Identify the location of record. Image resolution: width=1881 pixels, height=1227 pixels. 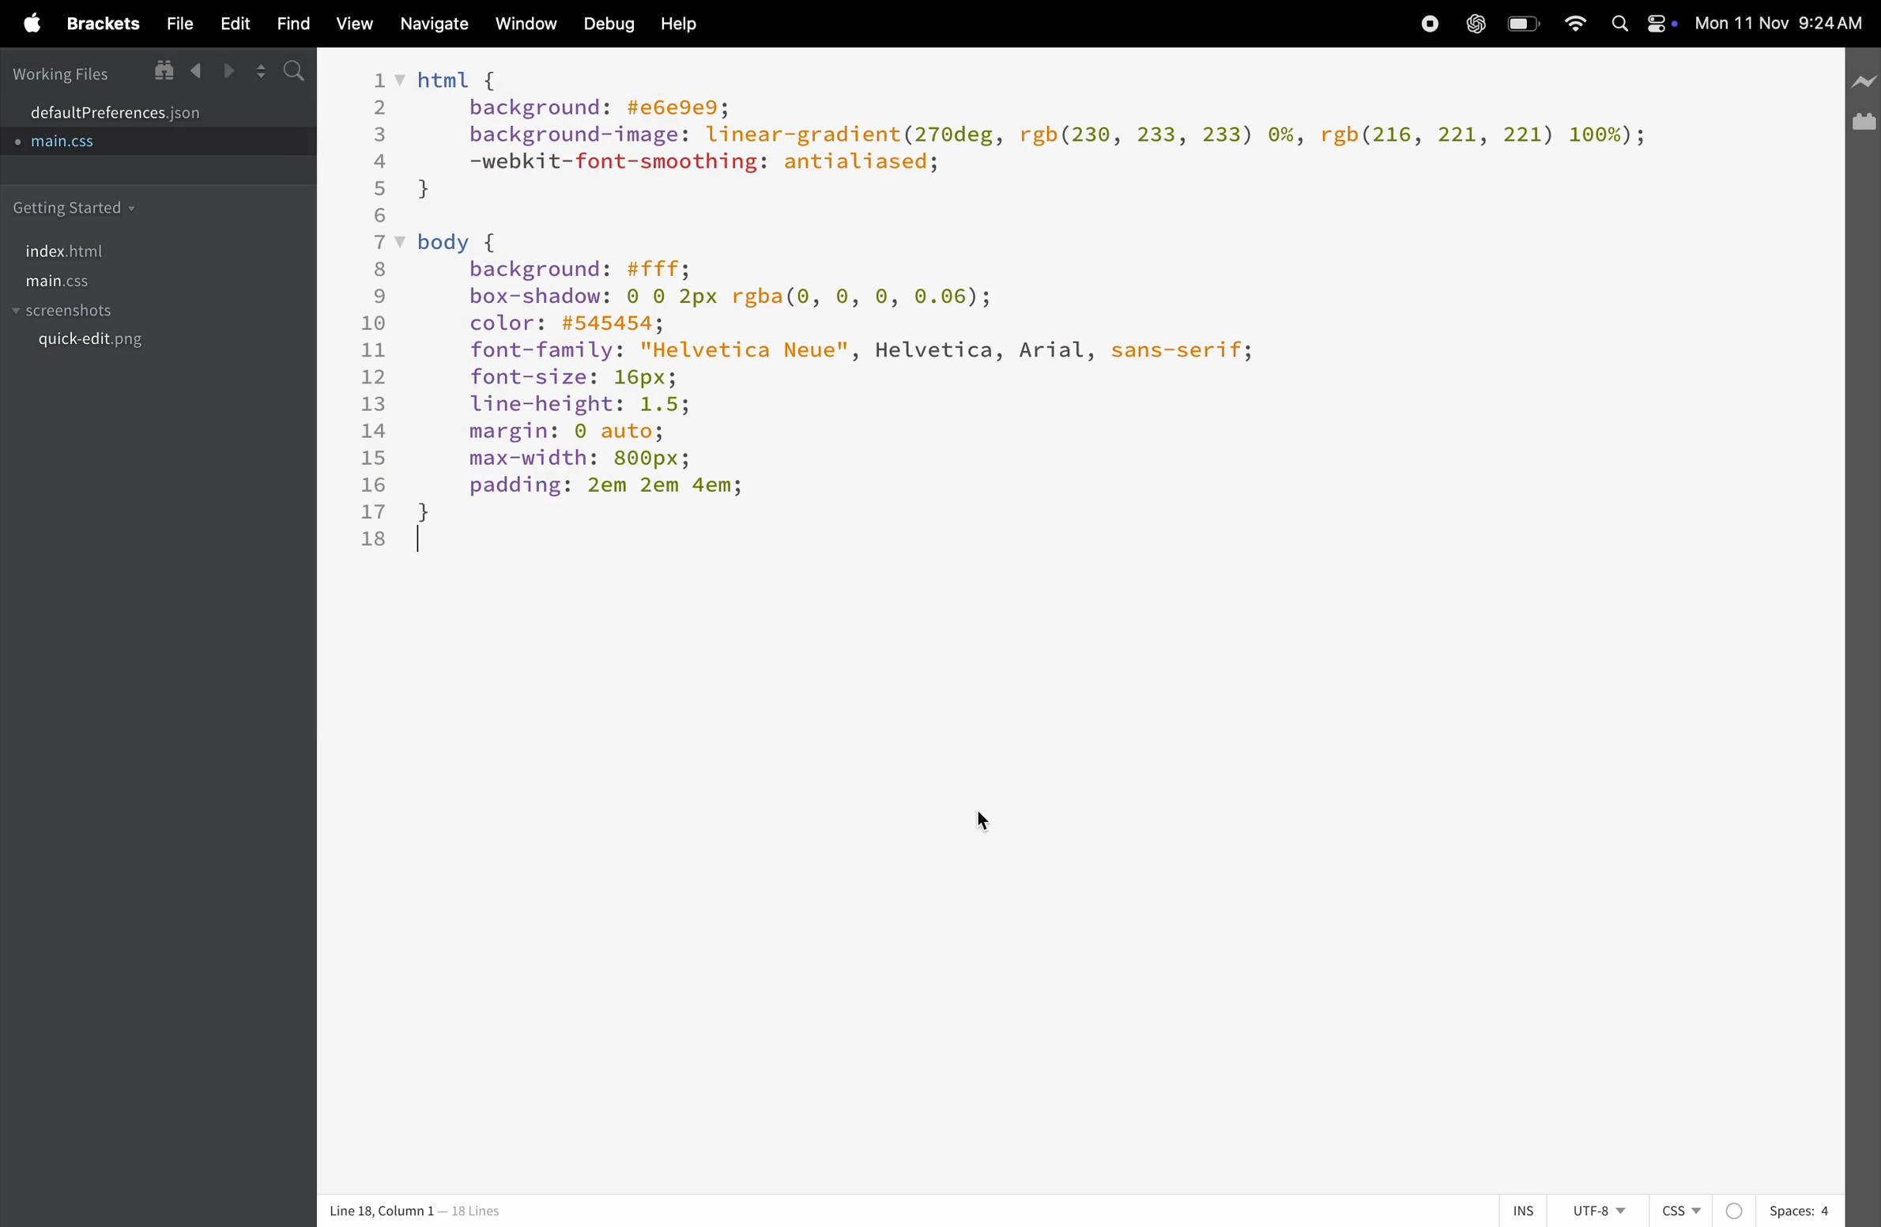
(1424, 23).